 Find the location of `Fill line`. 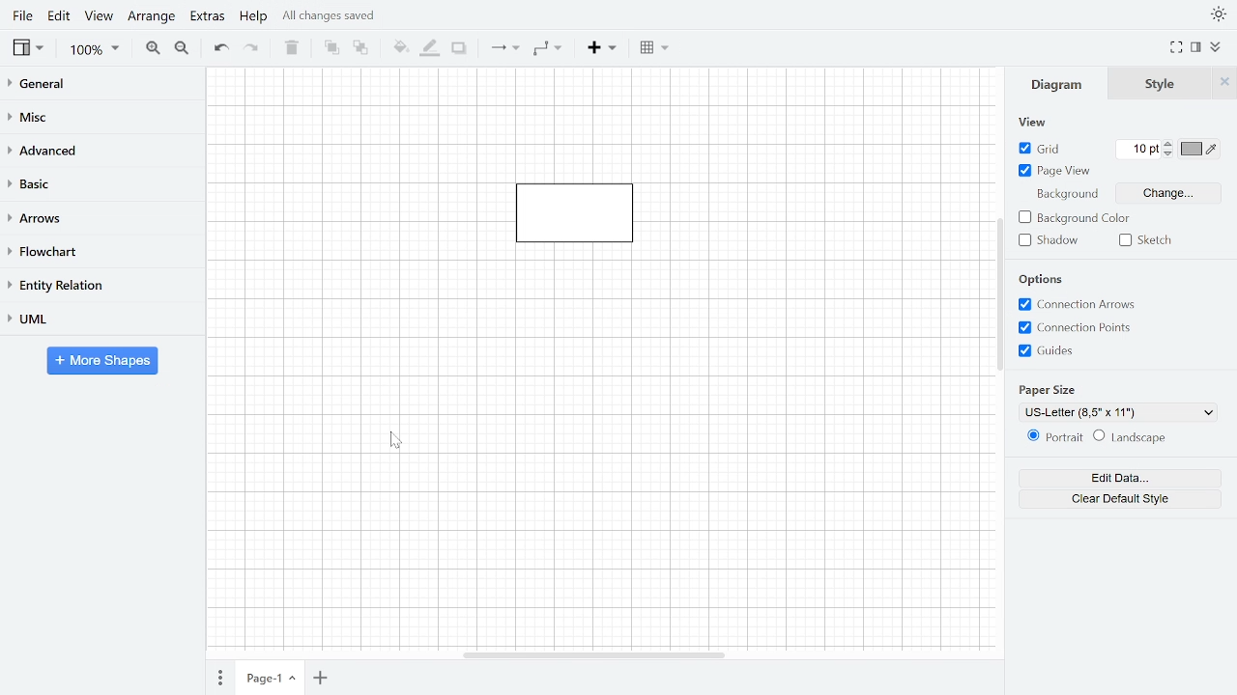

Fill line is located at coordinates (431, 49).